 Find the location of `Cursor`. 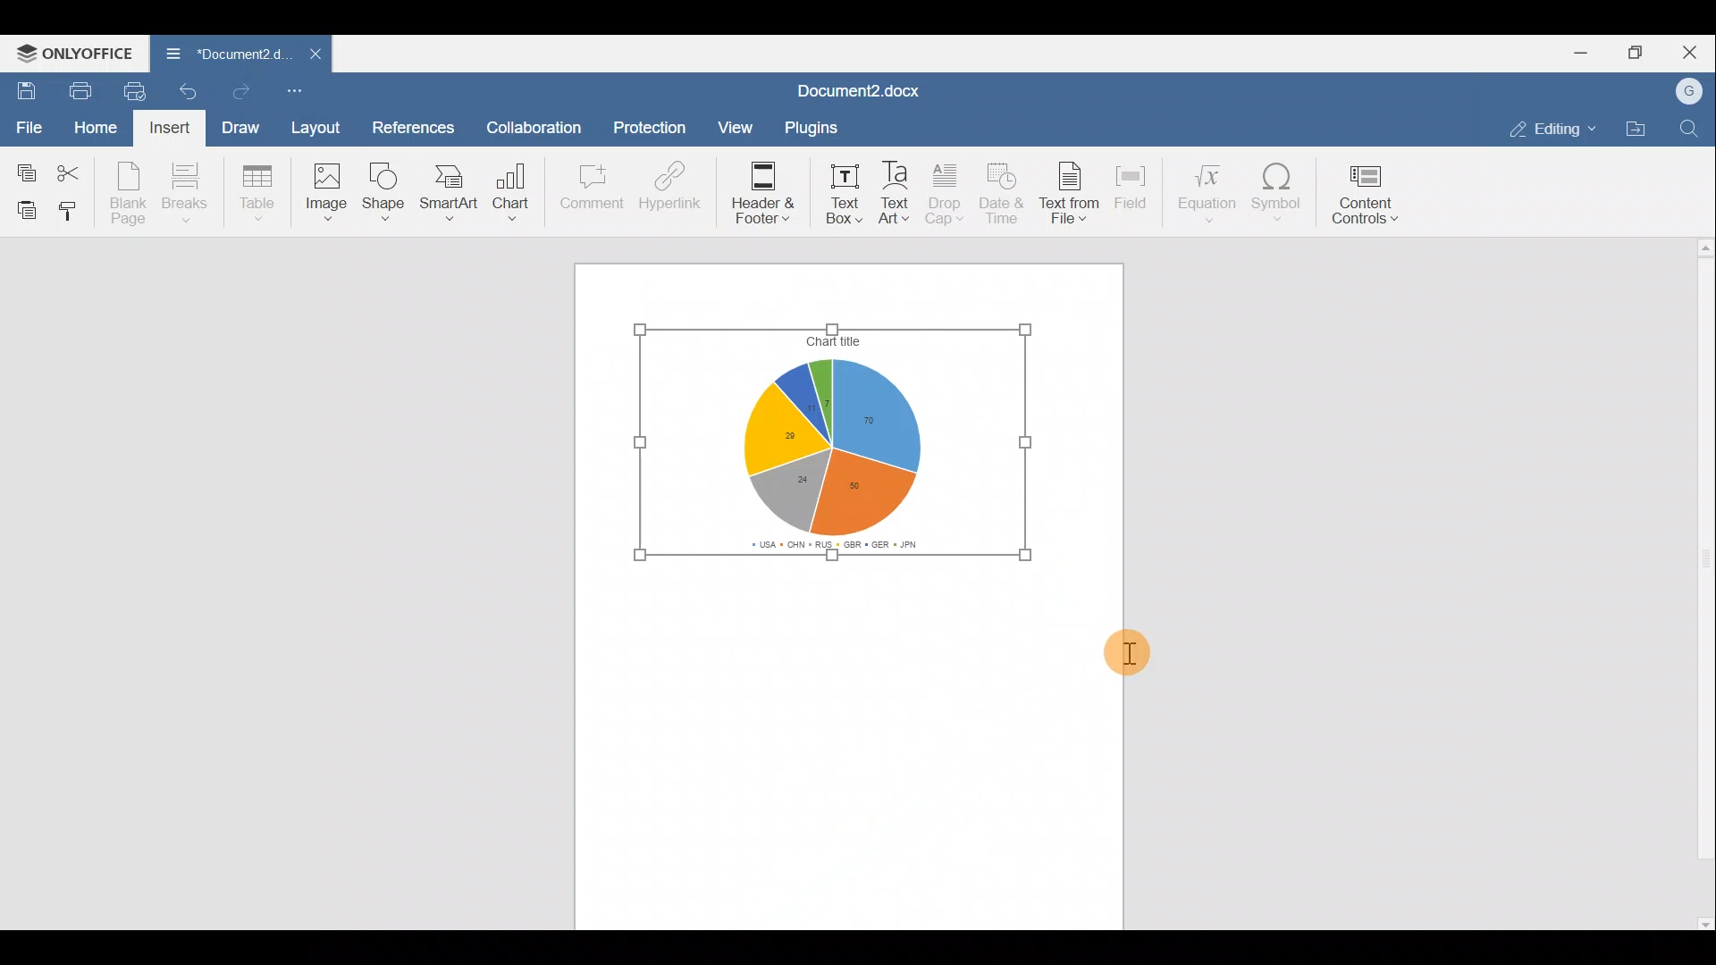

Cursor is located at coordinates (1142, 650).